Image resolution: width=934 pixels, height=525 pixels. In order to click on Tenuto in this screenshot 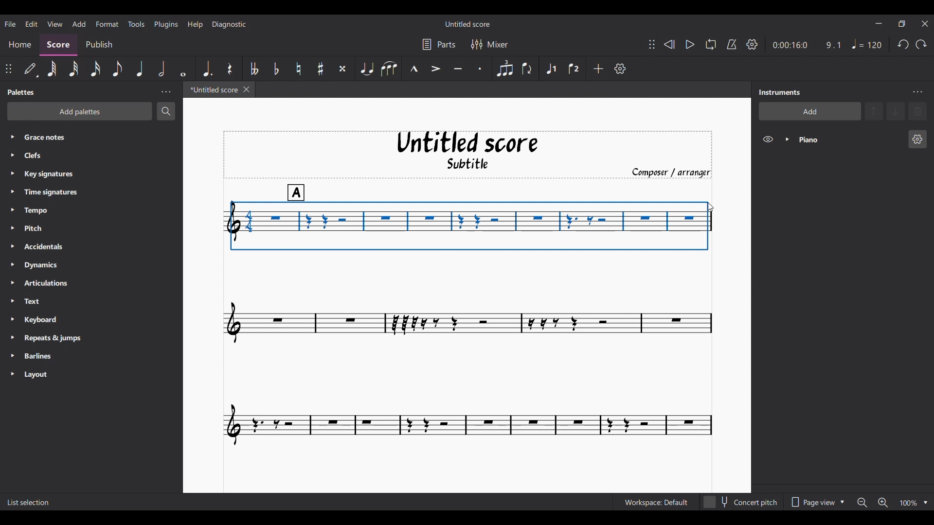, I will do `click(458, 68)`.